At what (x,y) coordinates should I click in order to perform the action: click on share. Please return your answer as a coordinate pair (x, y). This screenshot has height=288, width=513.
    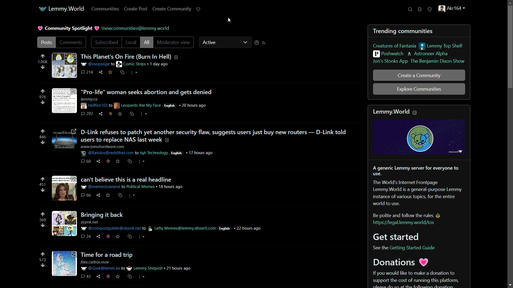
    Looking at the image, I should click on (101, 72).